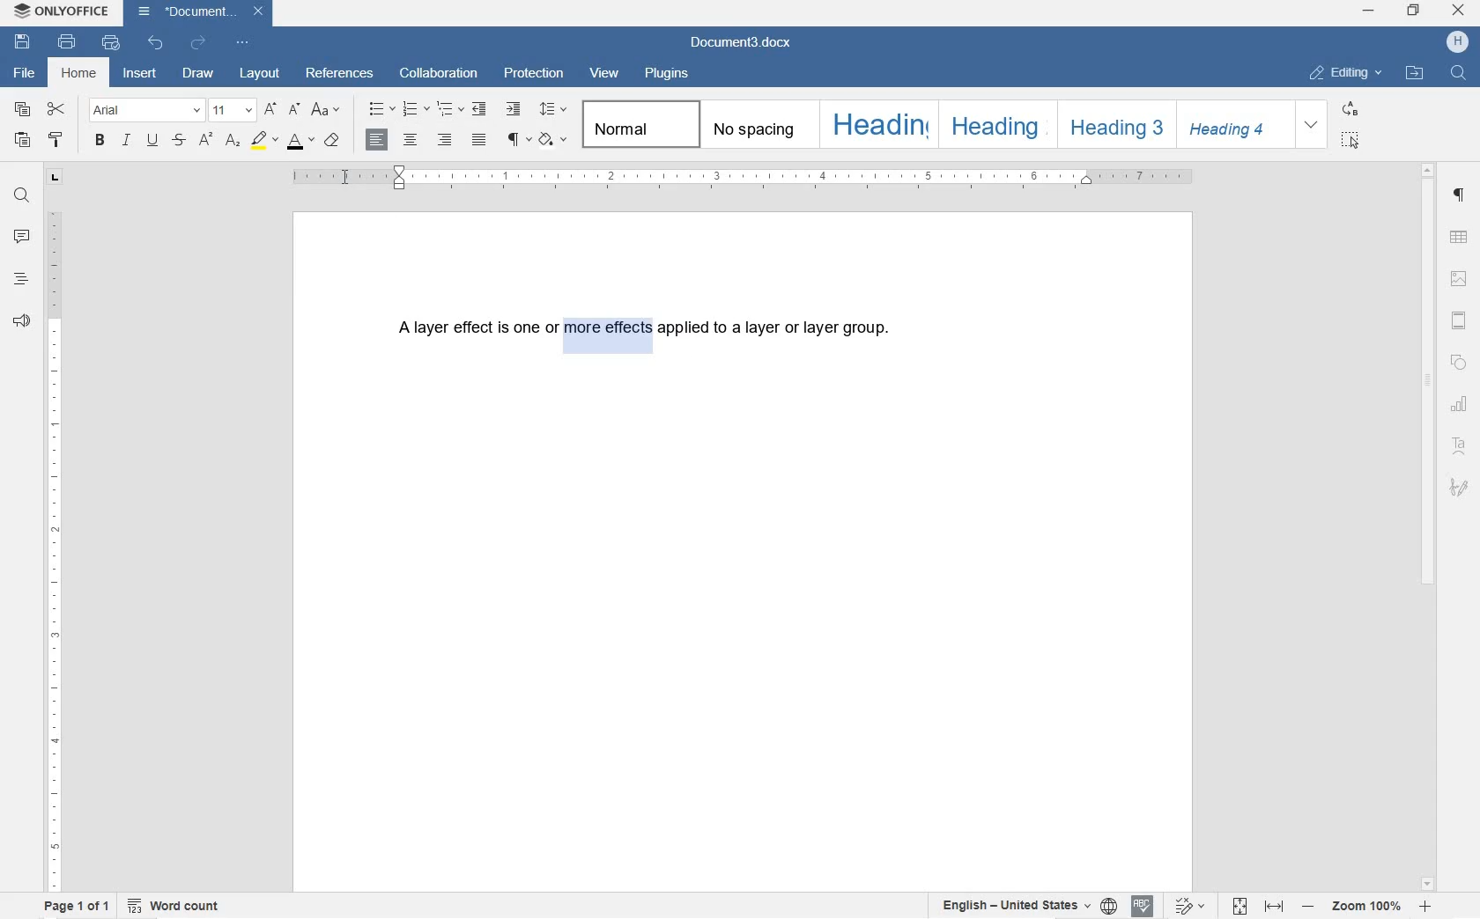 The width and height of the screenshot is (1480, 919). What do you see at coordinates (1262, 908) in the screenshot?
I see `FIT TO PAGE/WIDTH` at bounding box center [1262, 908].